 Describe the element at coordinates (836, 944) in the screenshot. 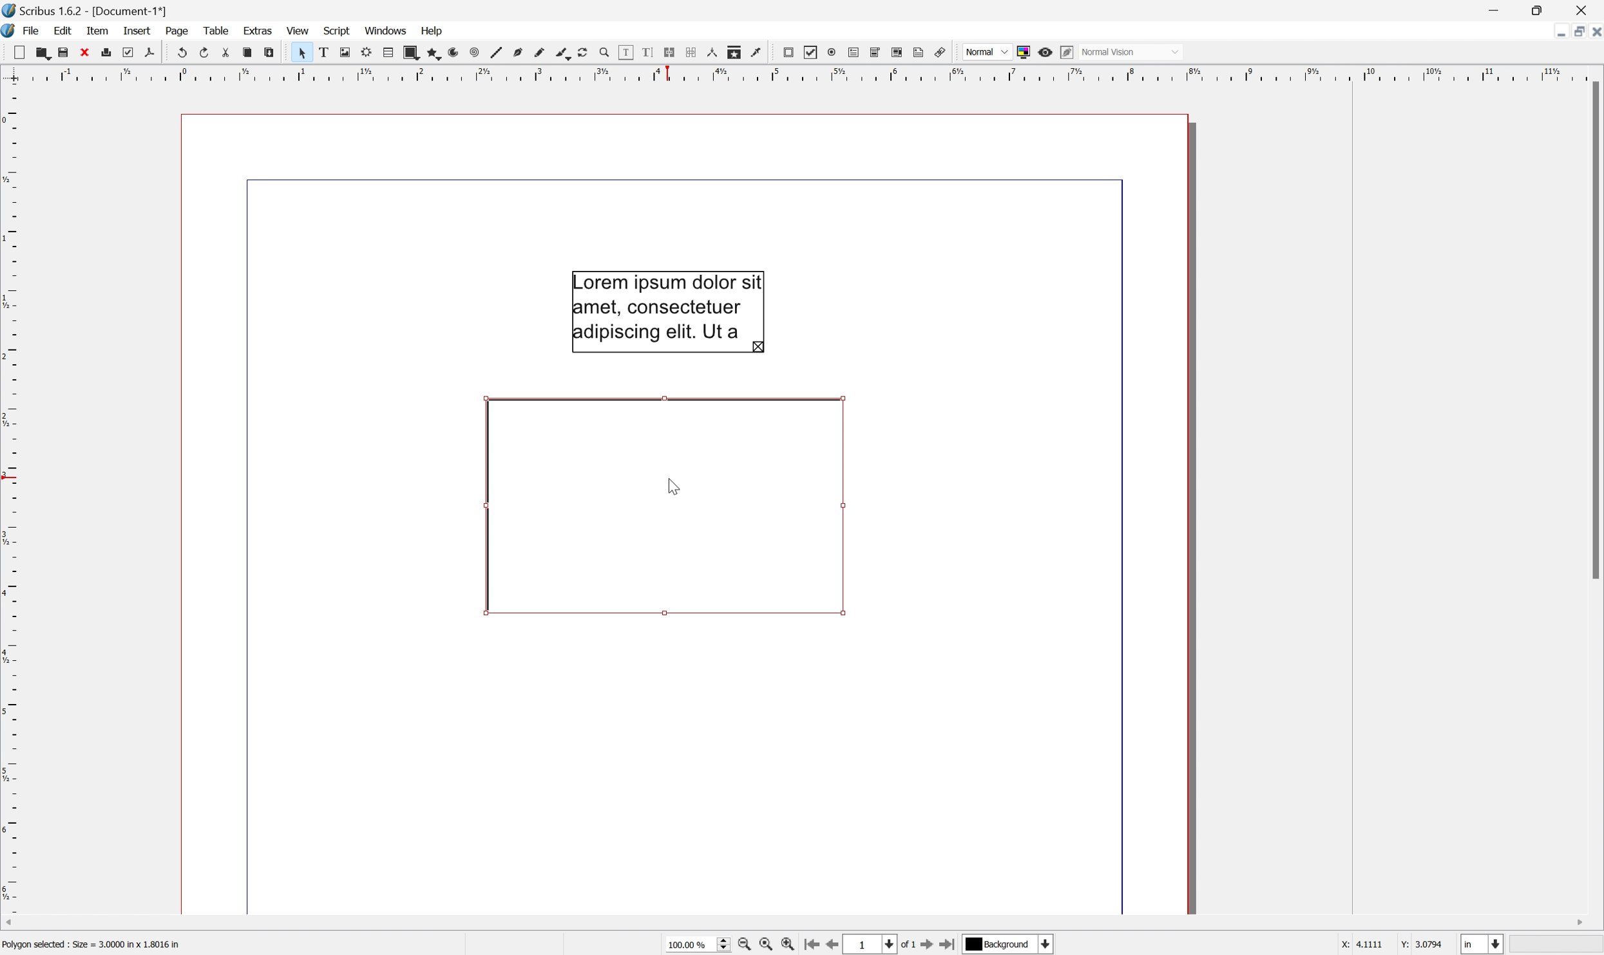

I see `Go to the previous page` at that location.